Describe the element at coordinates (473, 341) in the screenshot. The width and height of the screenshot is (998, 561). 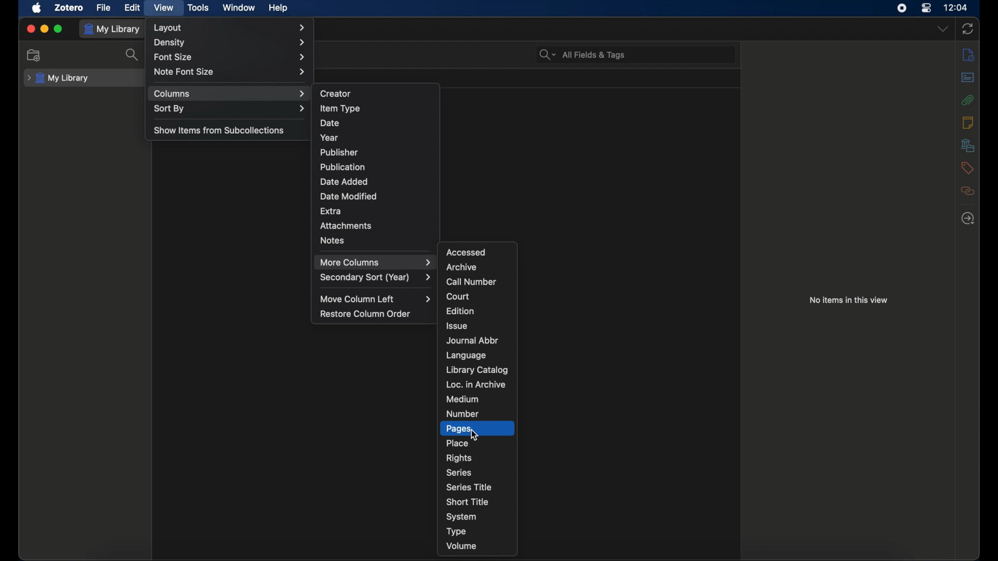
I see `journal abbr` at that location.